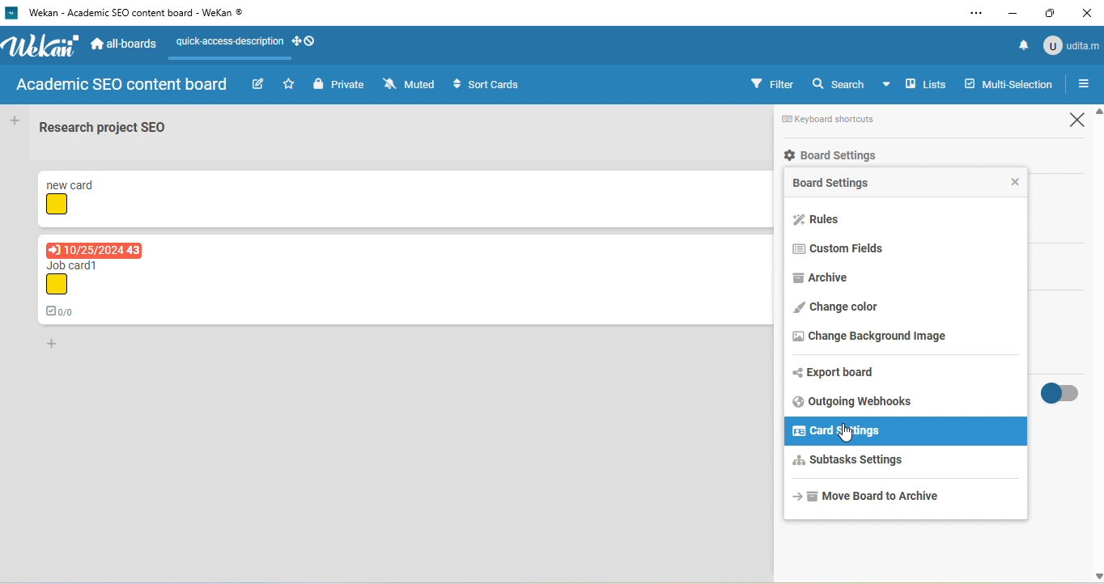  I want to click on change background image, so click(877, 336).